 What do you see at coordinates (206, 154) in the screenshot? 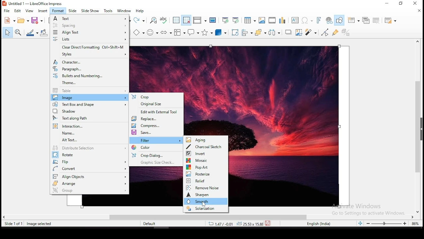
I see `invert` at bounding box center [206, 154].